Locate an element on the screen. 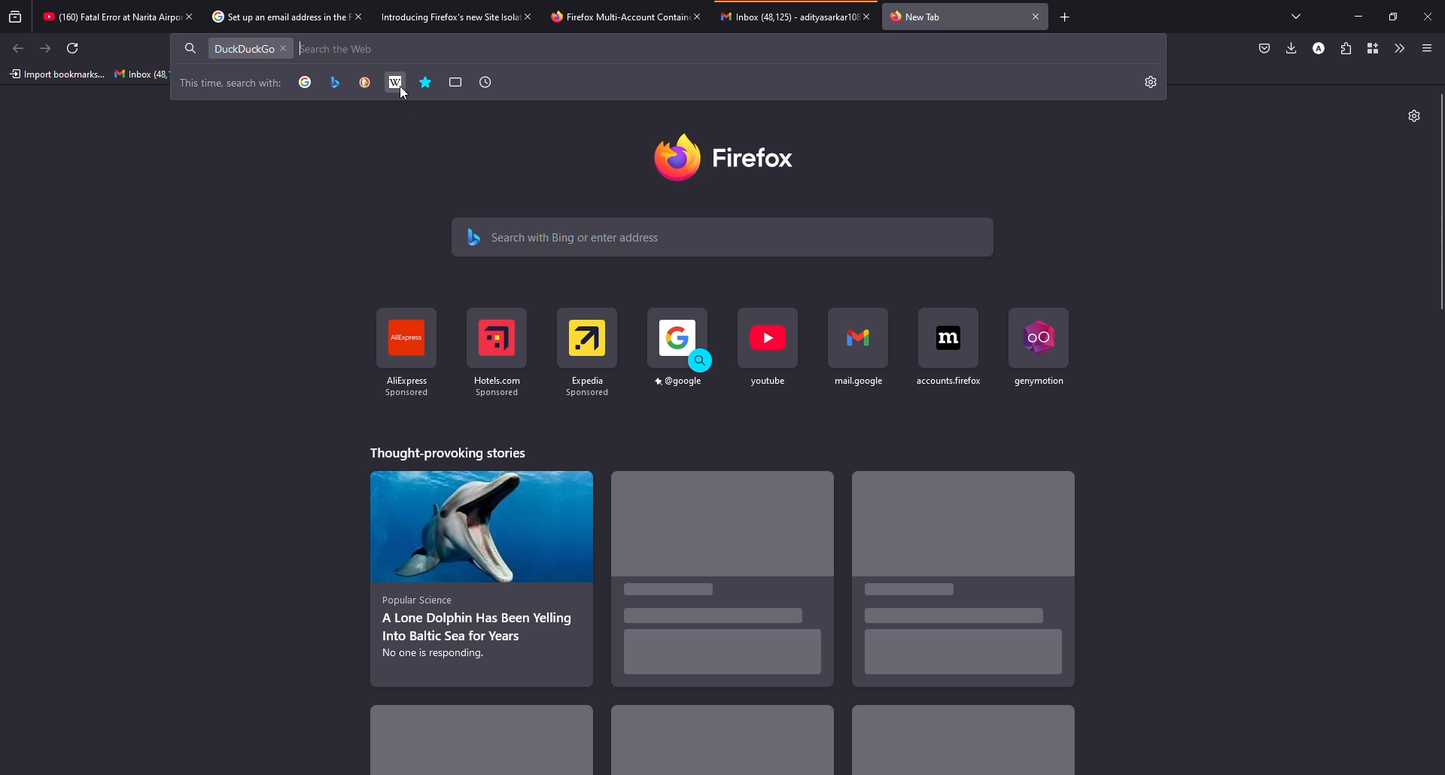  downloads is located at coordinates (1291, 47).